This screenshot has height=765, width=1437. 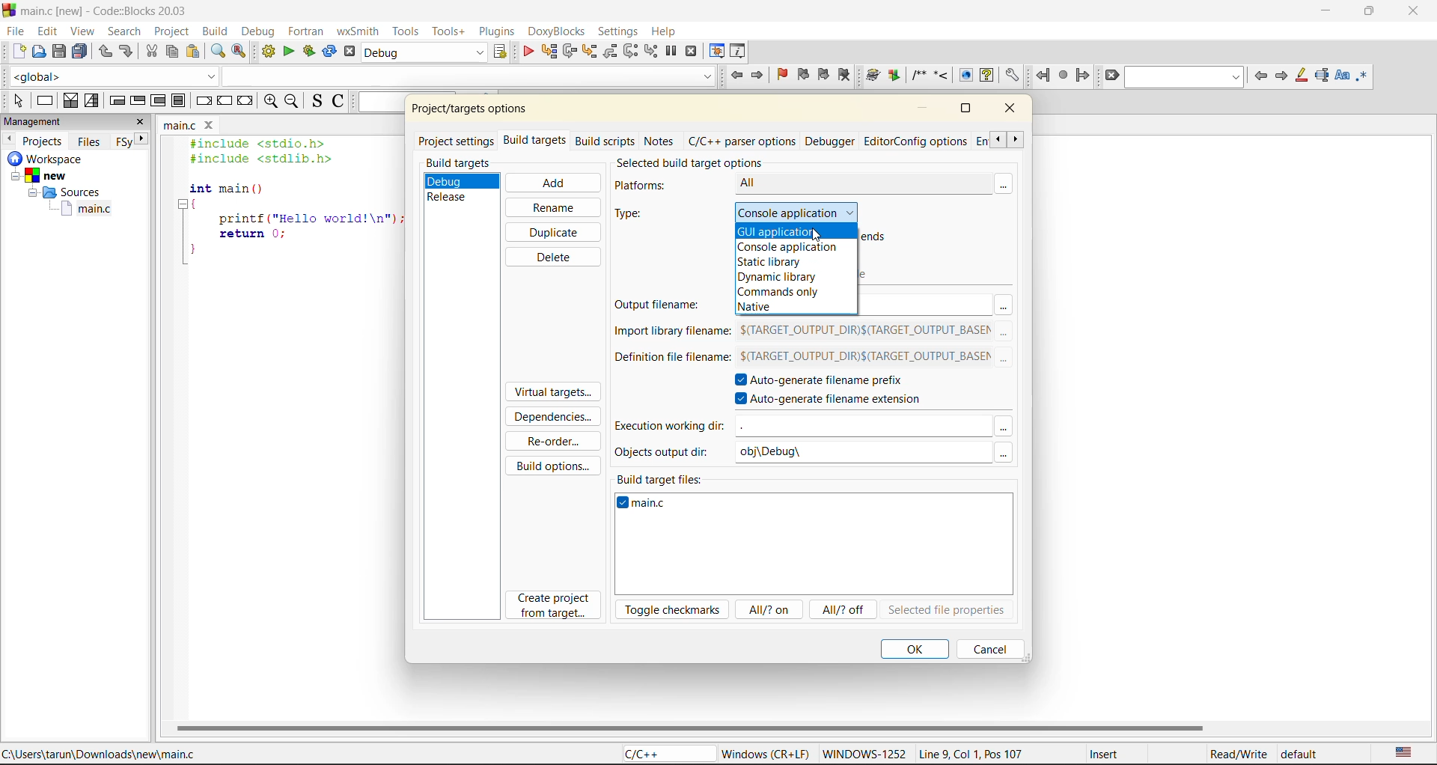 I want to click on , so click(x=1004, y=302).